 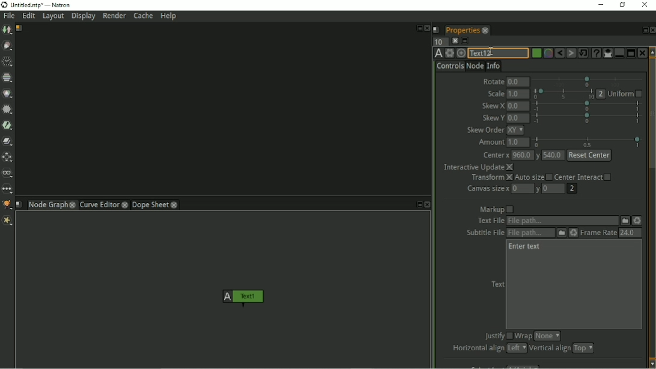 What do you see at coordinates (8, 174) in the screenshot?
I see `Views` at bounding box center [8, 174].